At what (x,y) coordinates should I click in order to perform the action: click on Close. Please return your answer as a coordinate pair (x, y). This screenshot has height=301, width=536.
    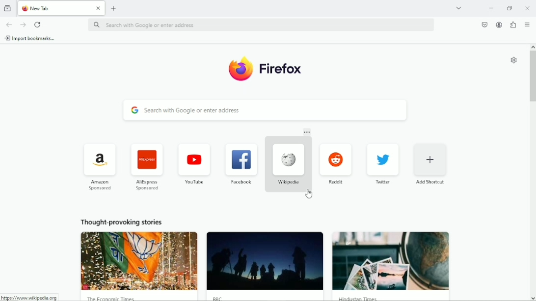
    Looking at the image, I should click on (527, 7).